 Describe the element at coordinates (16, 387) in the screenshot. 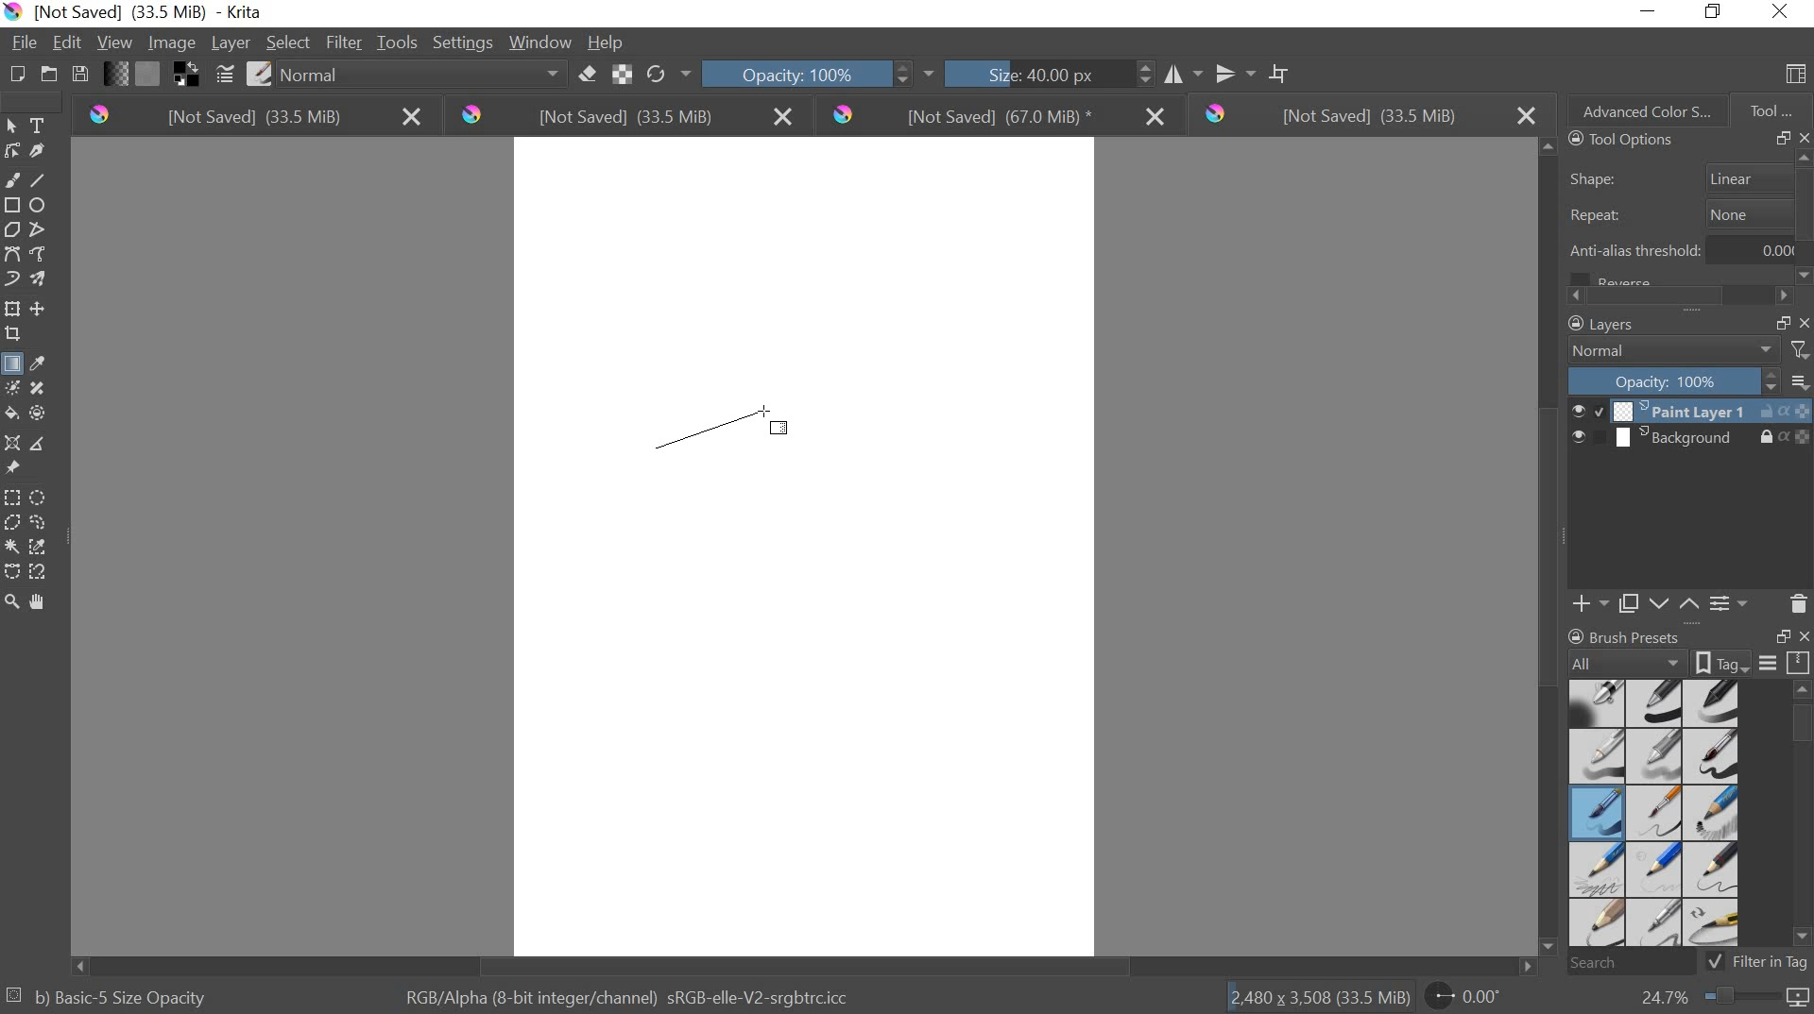

I see `colorize mask tool` at that location.